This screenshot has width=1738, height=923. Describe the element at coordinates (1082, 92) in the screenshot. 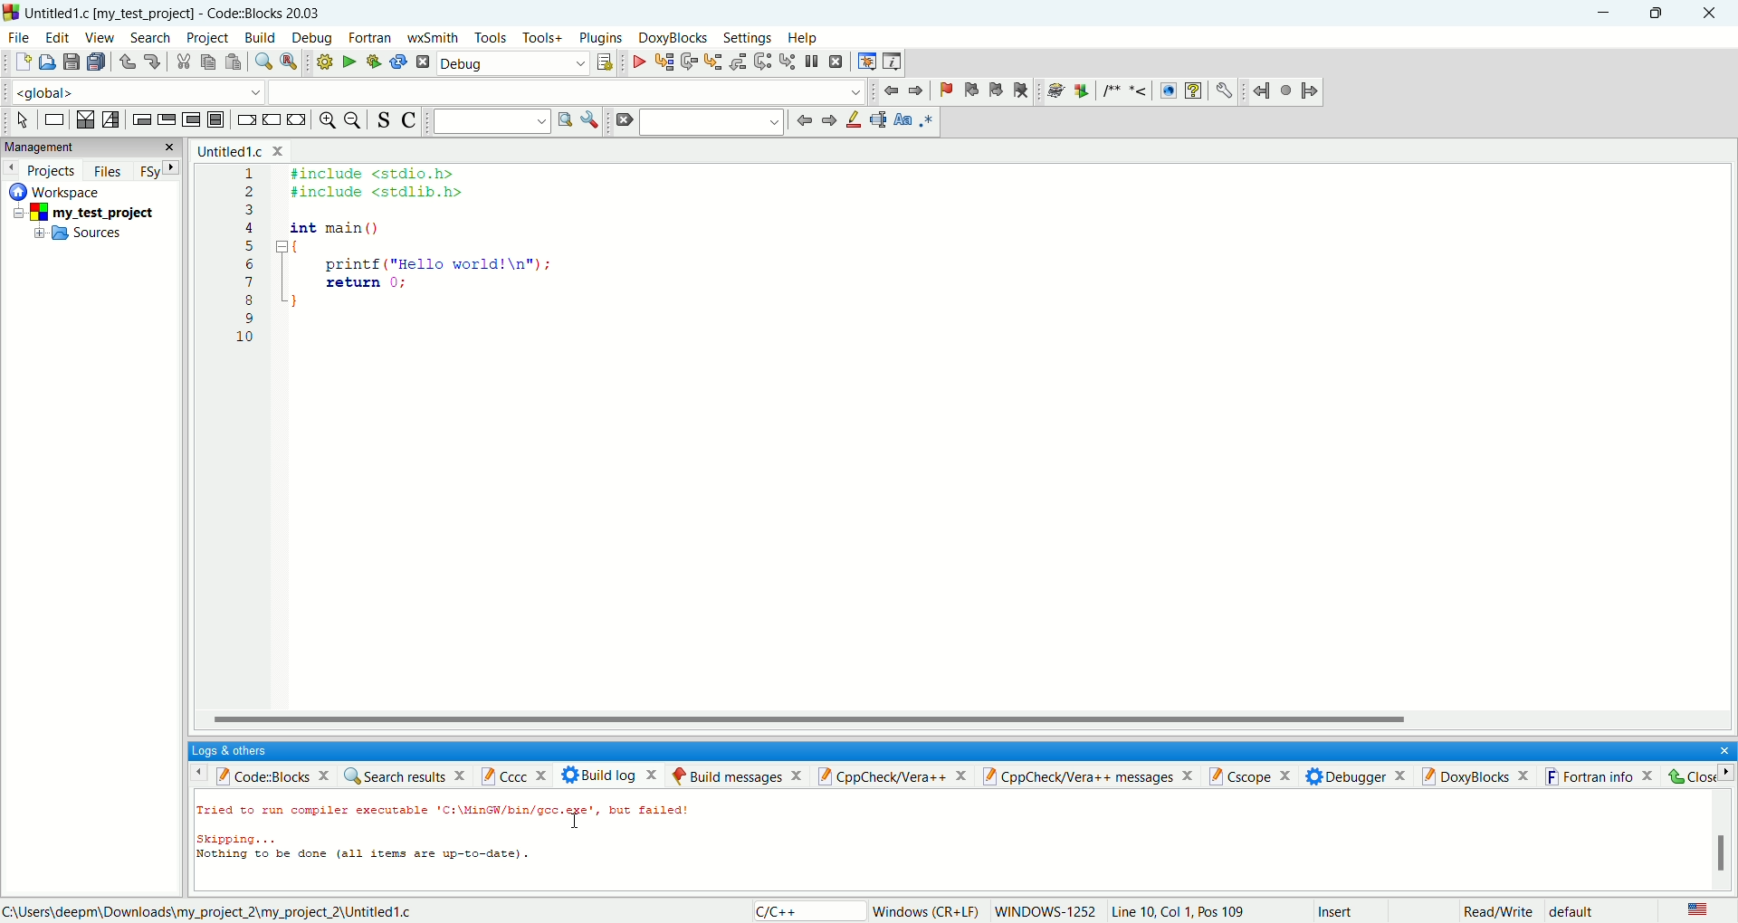

I see `extract documentation` at that location.